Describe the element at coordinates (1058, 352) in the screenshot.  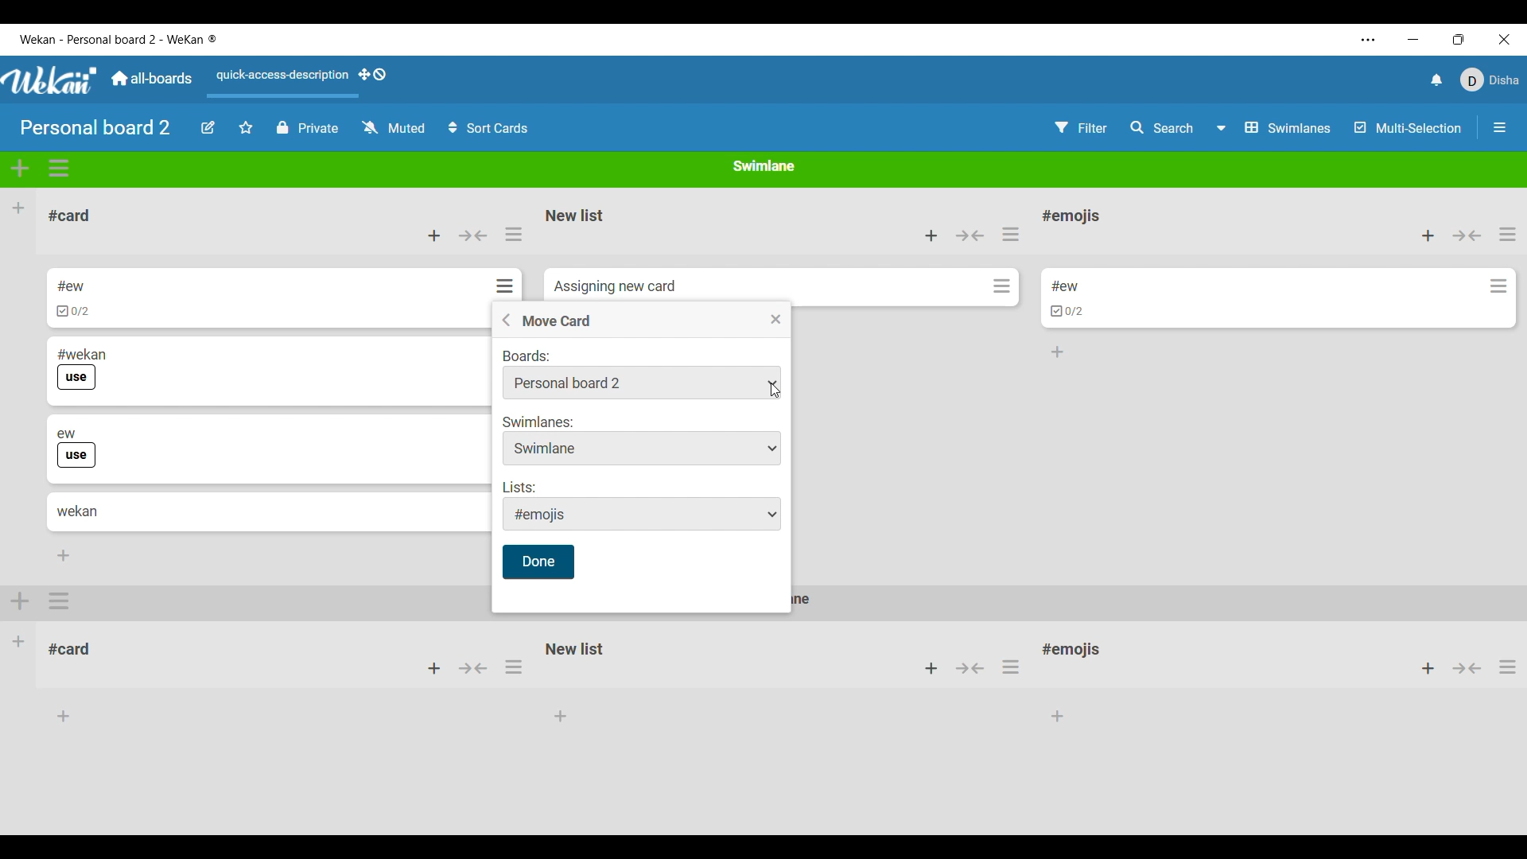
I see `Add card to bottom of list` at that location.